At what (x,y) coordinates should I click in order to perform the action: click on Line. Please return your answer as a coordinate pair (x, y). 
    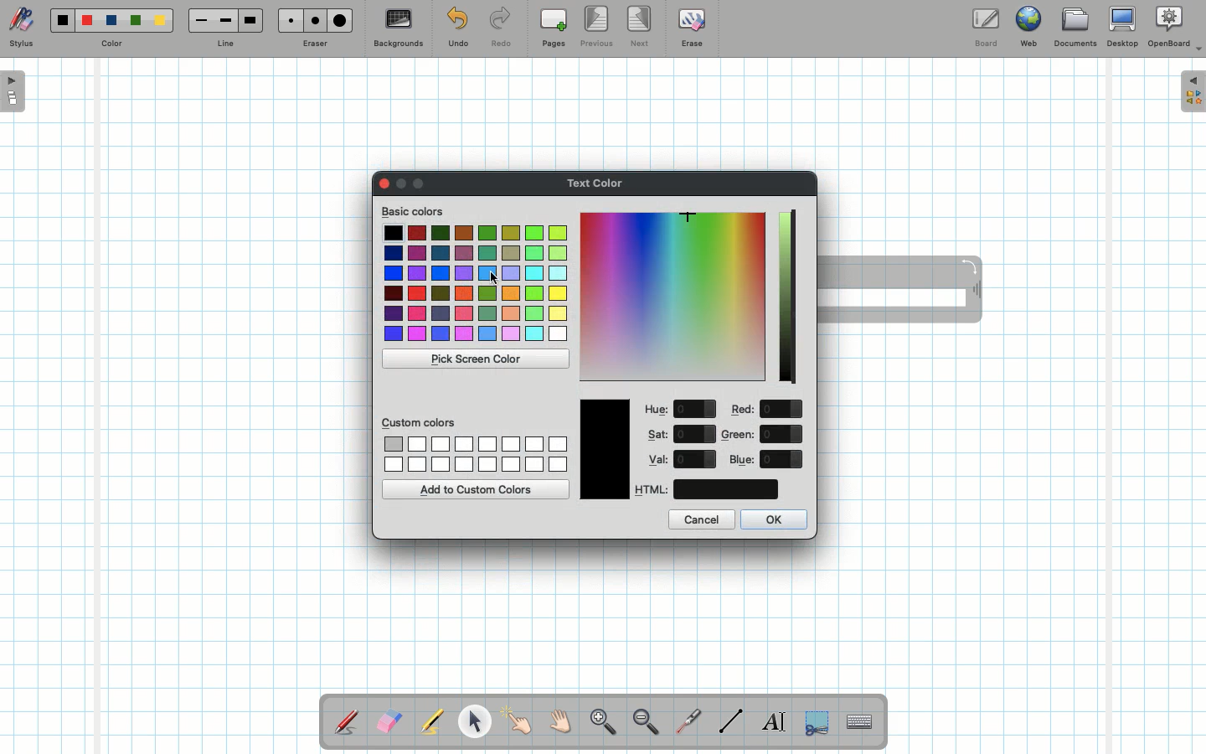
    Looking at the image, I should click on (731, 720).